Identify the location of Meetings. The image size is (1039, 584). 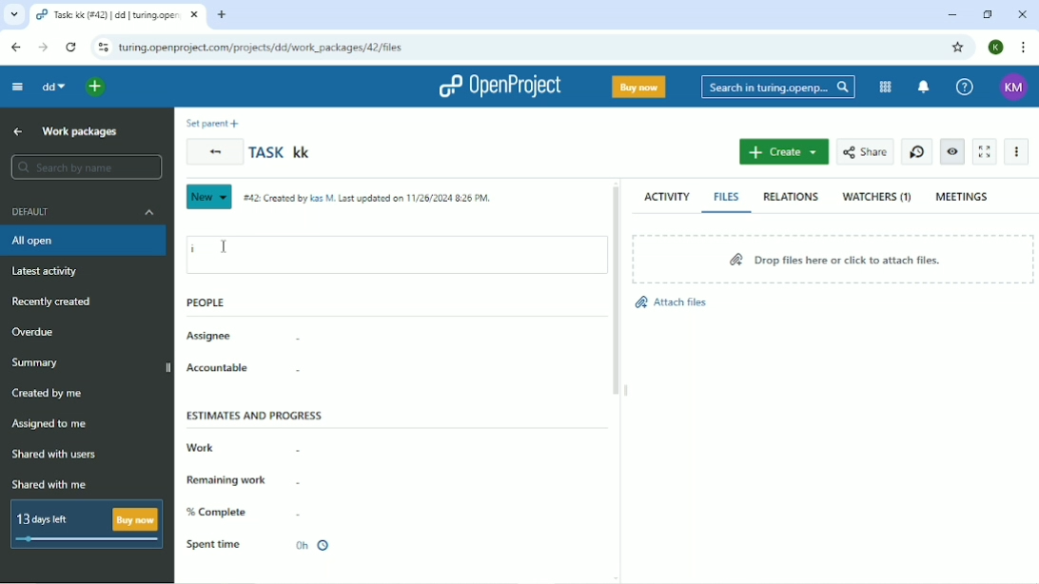
(964, 196).